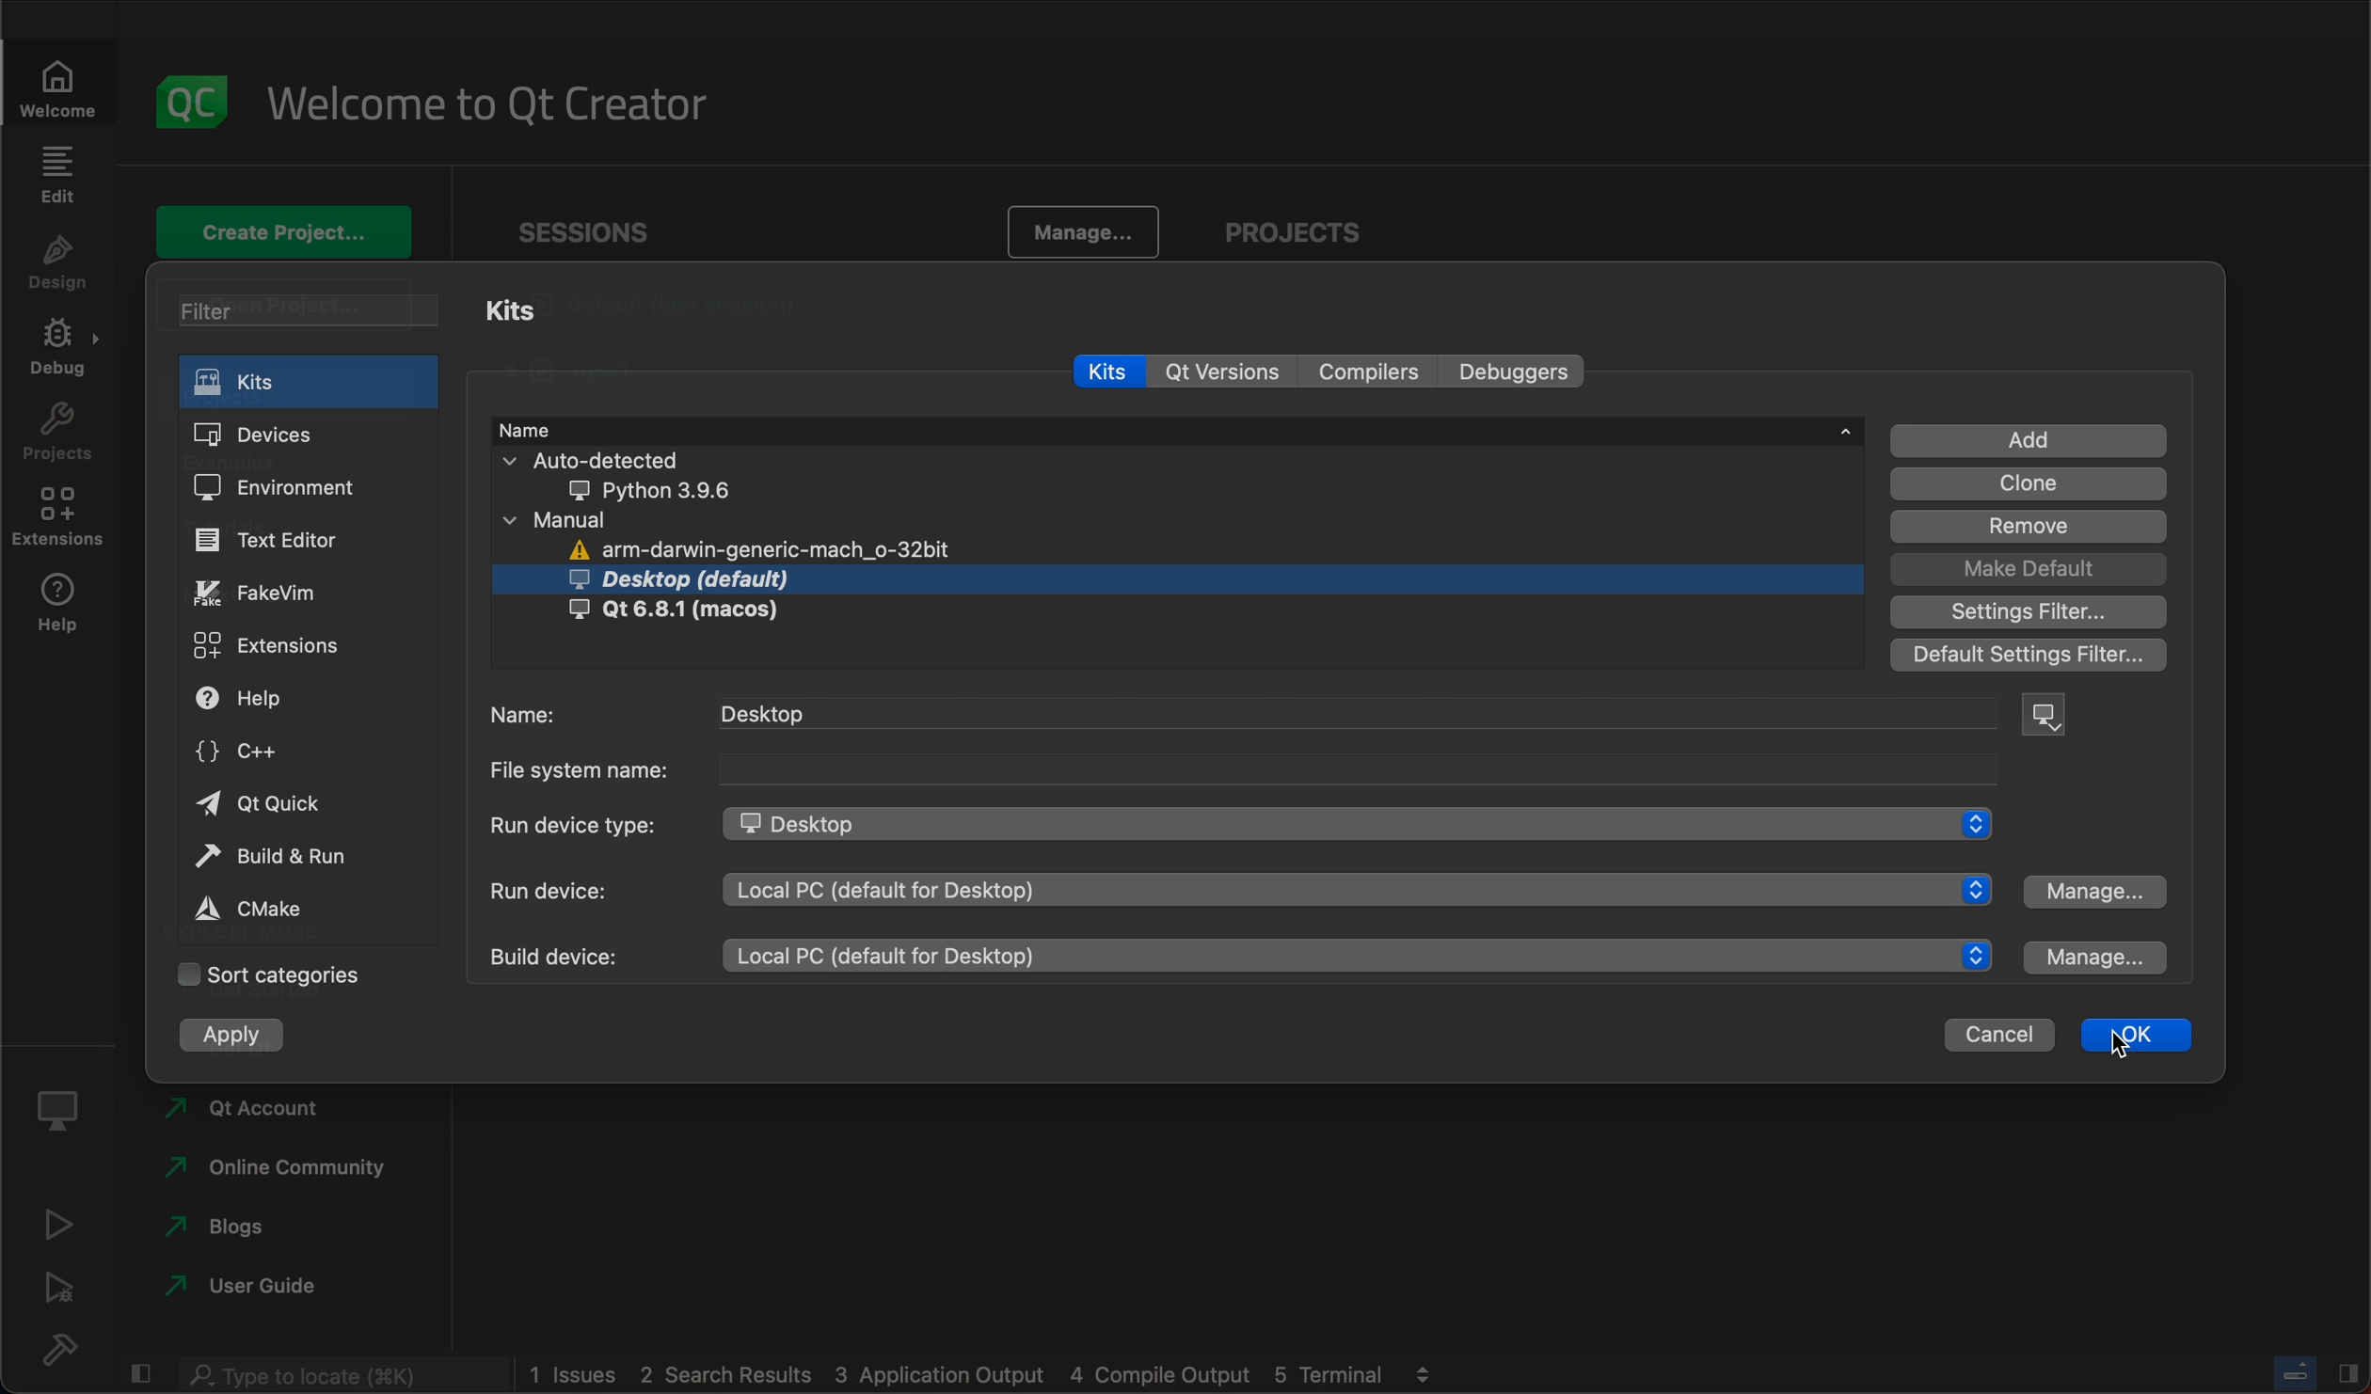 Image resolution: width=2371 pixels, height=1394 pixels. What do you see at coordinates (268, 754) in the screenshot?
I see `c++` at bounding box center [268, 754].